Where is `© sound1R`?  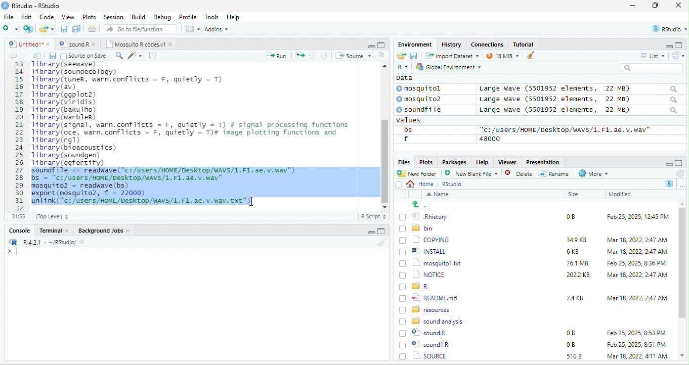
© sound1R is located at coordinates (426, 334).